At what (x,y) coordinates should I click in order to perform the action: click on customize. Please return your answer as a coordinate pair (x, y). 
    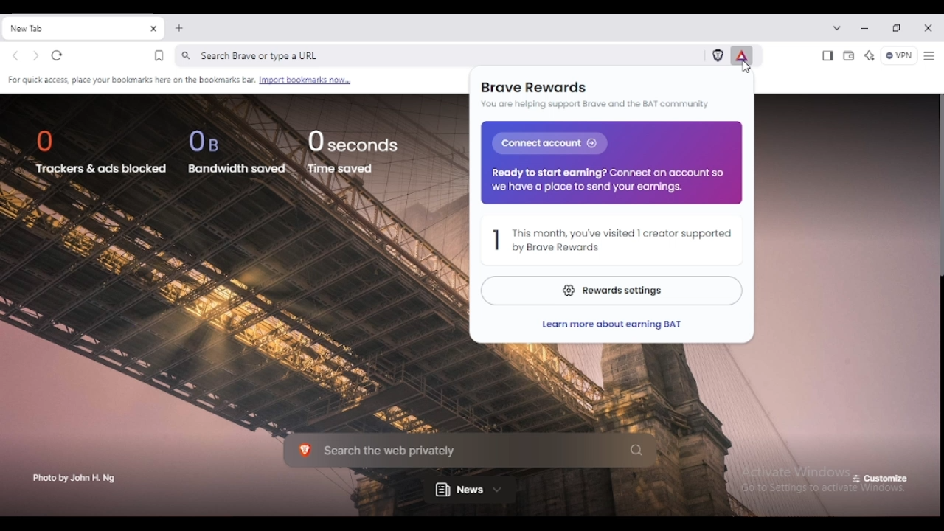
    Looking at the image, I should click on (881, 479).